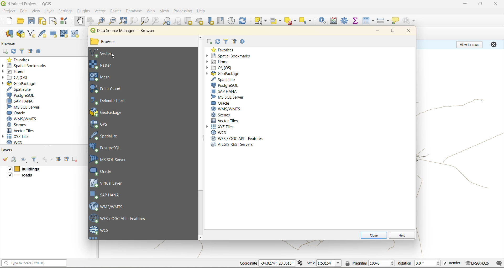 The height and width of the screenshot is (268, 504). Describe the element at coordinates (222, 103) in the screenshot. I see `oracle` at that location.